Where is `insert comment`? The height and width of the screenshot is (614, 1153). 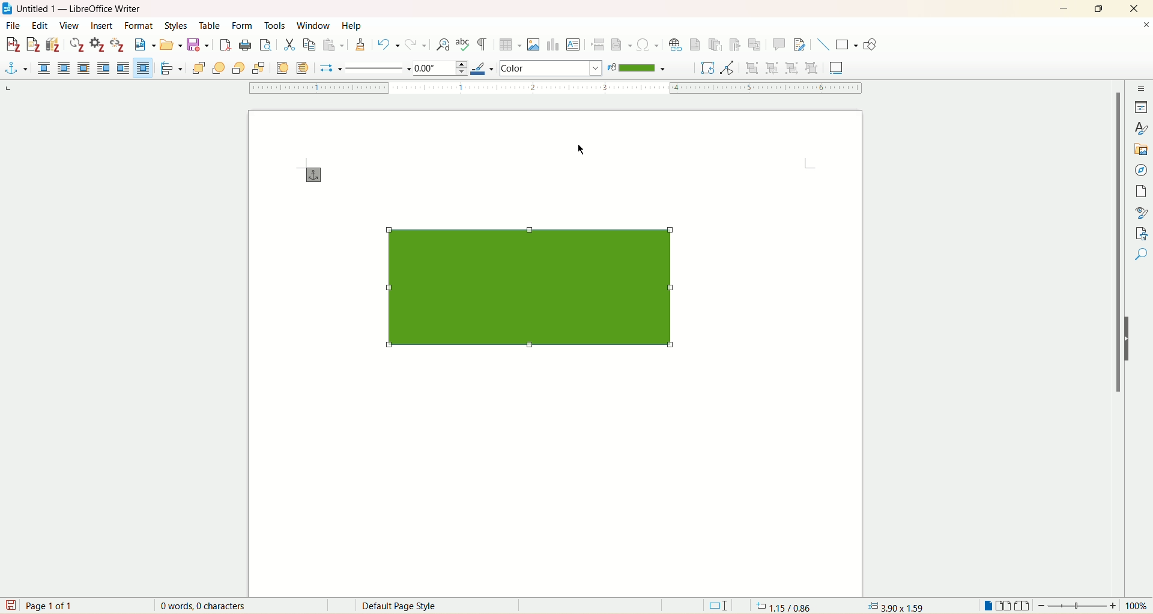
insert comment is located at coordinates (779, 44).